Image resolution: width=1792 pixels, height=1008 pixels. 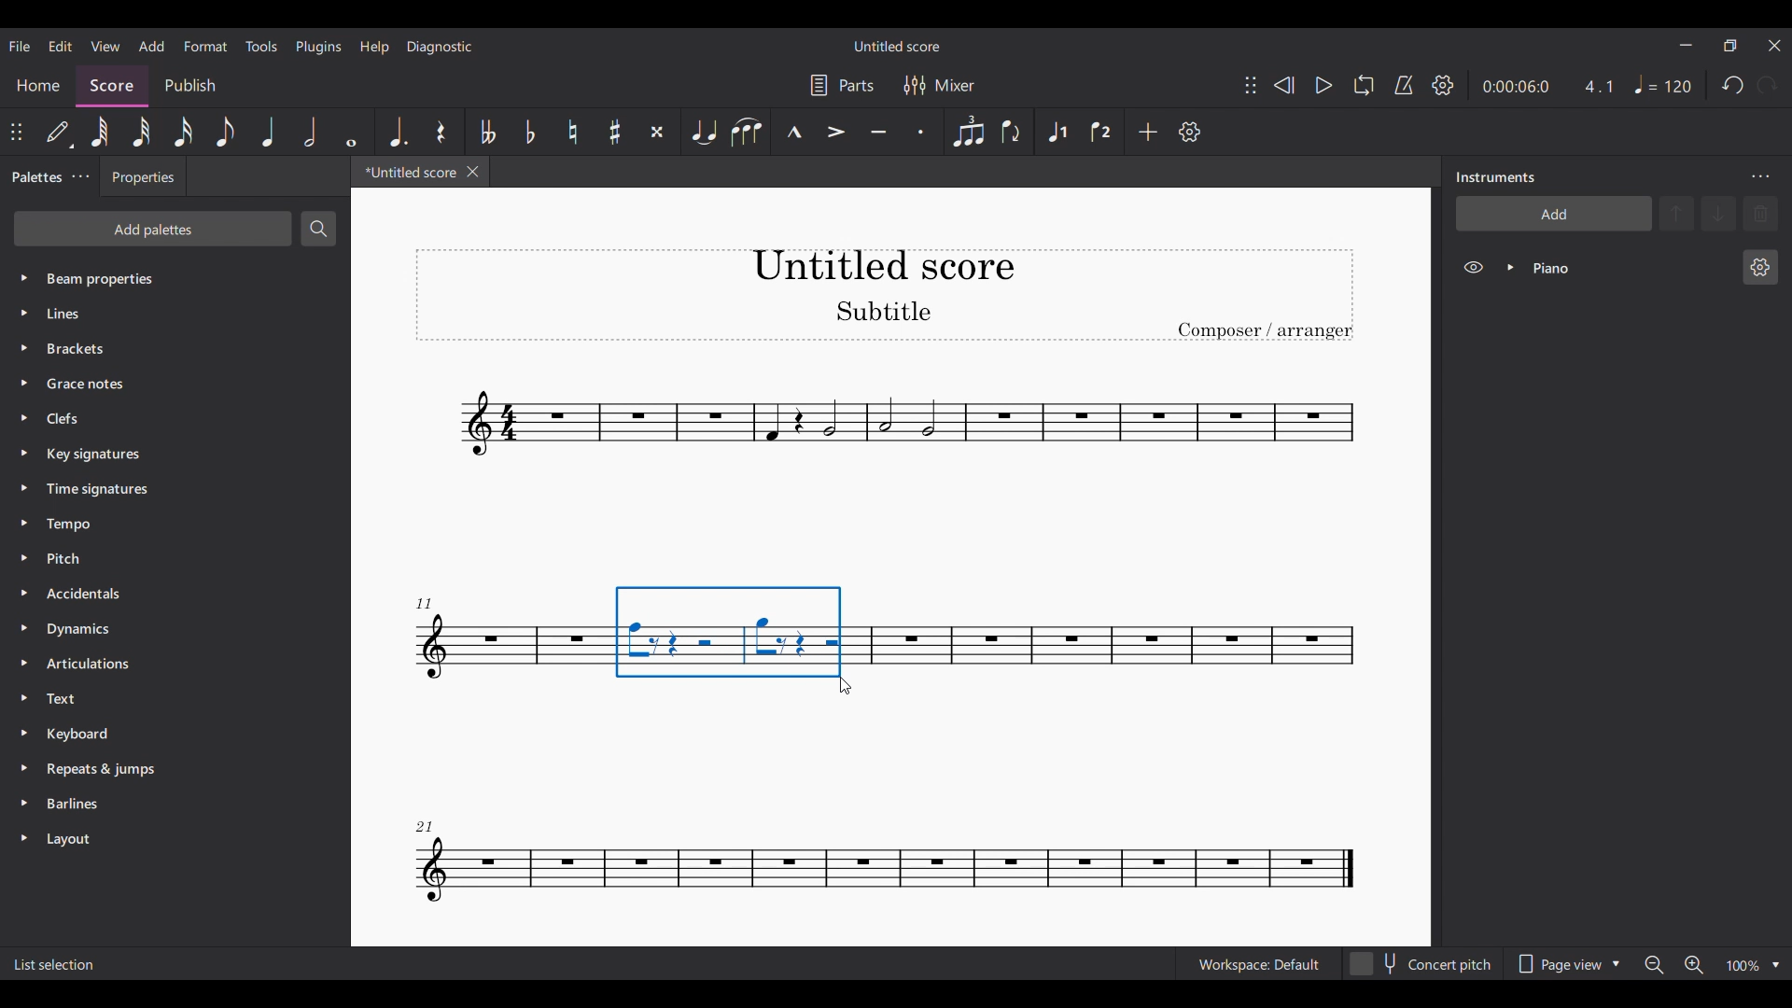 I want to click on Zoom options, so click(x=1776, y=965).